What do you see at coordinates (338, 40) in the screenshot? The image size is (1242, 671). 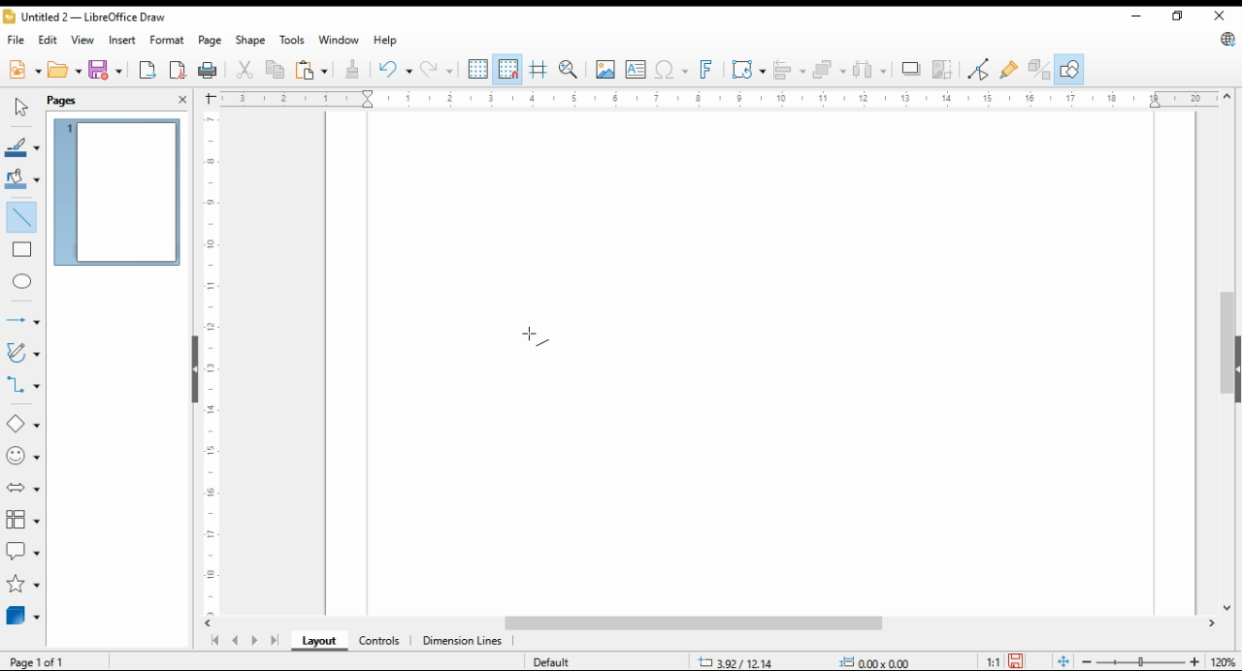 I see `window` at bounding box center [338, 40].